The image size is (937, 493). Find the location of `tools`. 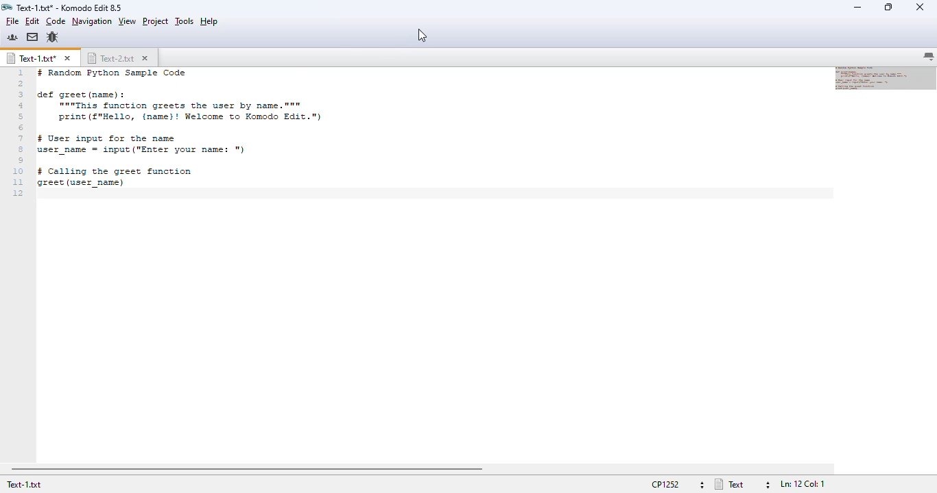

tools is located at coordinates (185, 21).